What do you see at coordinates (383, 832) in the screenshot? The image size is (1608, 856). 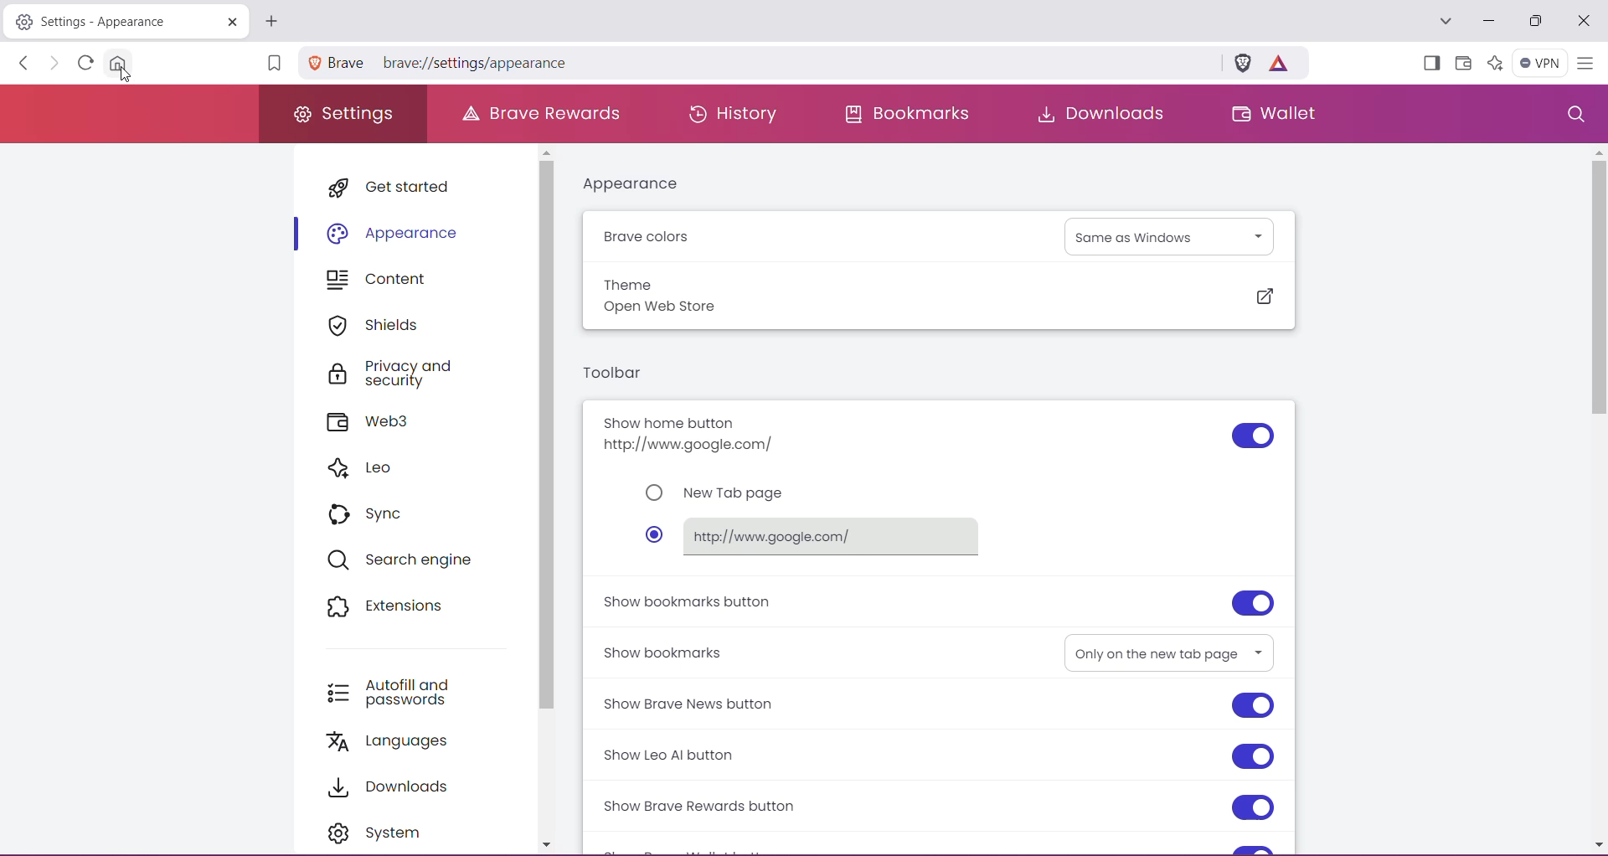 I see `system` at bounding box center [383, 832].